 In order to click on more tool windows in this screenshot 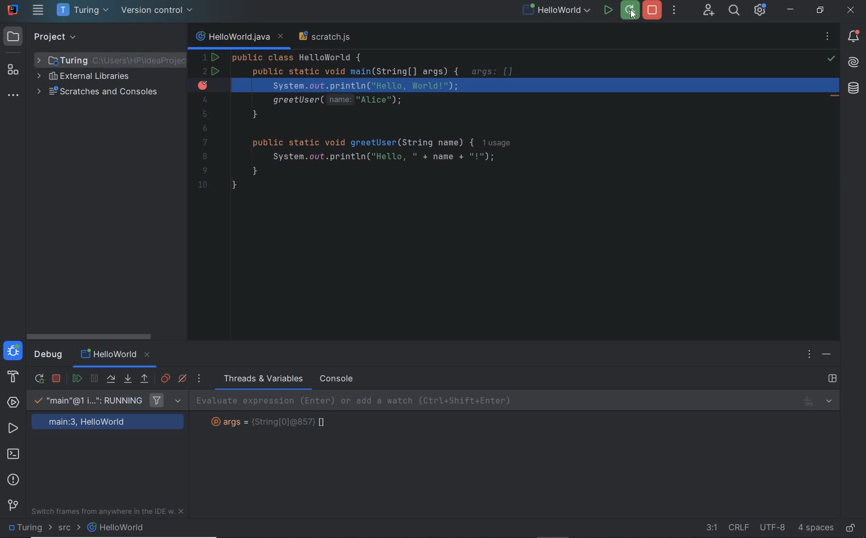, I will do `click(12, 96)`.